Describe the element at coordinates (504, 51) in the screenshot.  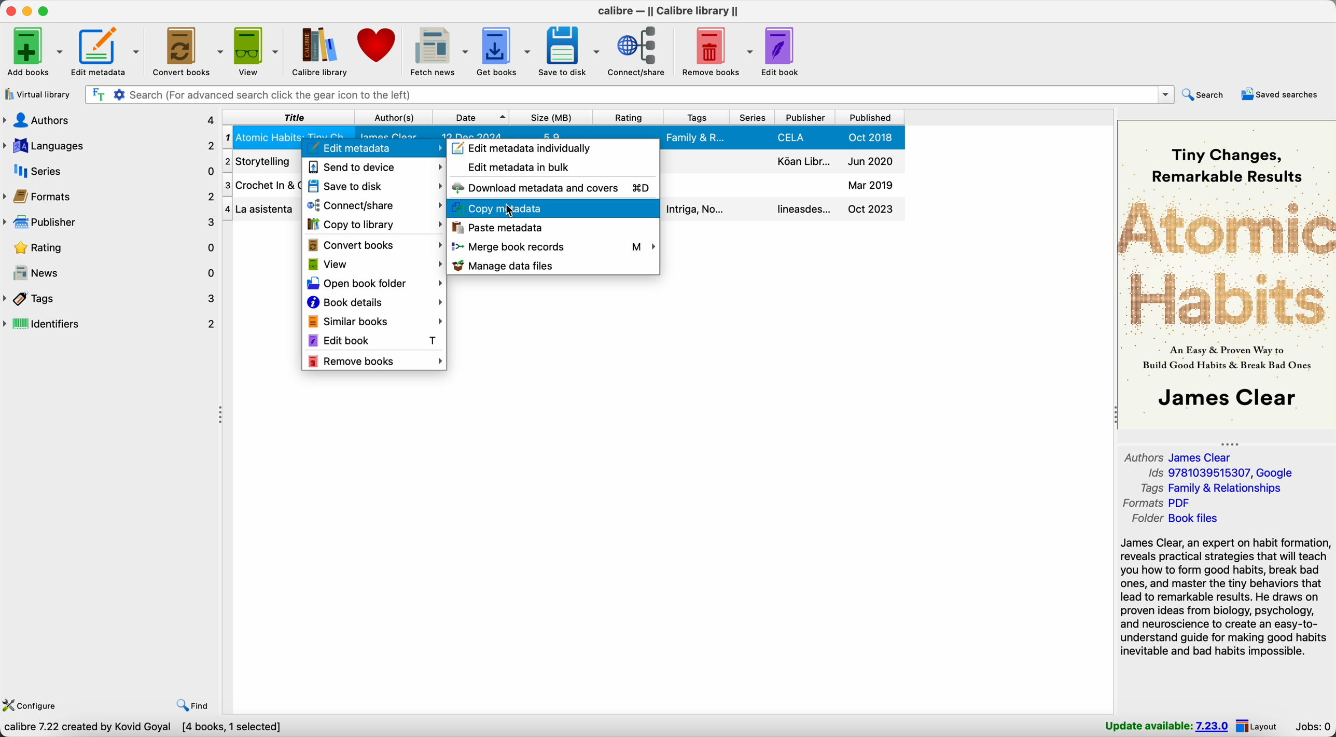
I see `get books` at that location.